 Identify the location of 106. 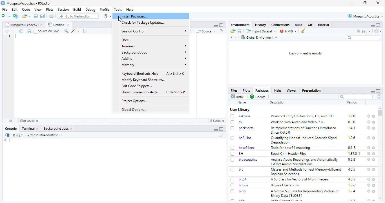
(352, 138).